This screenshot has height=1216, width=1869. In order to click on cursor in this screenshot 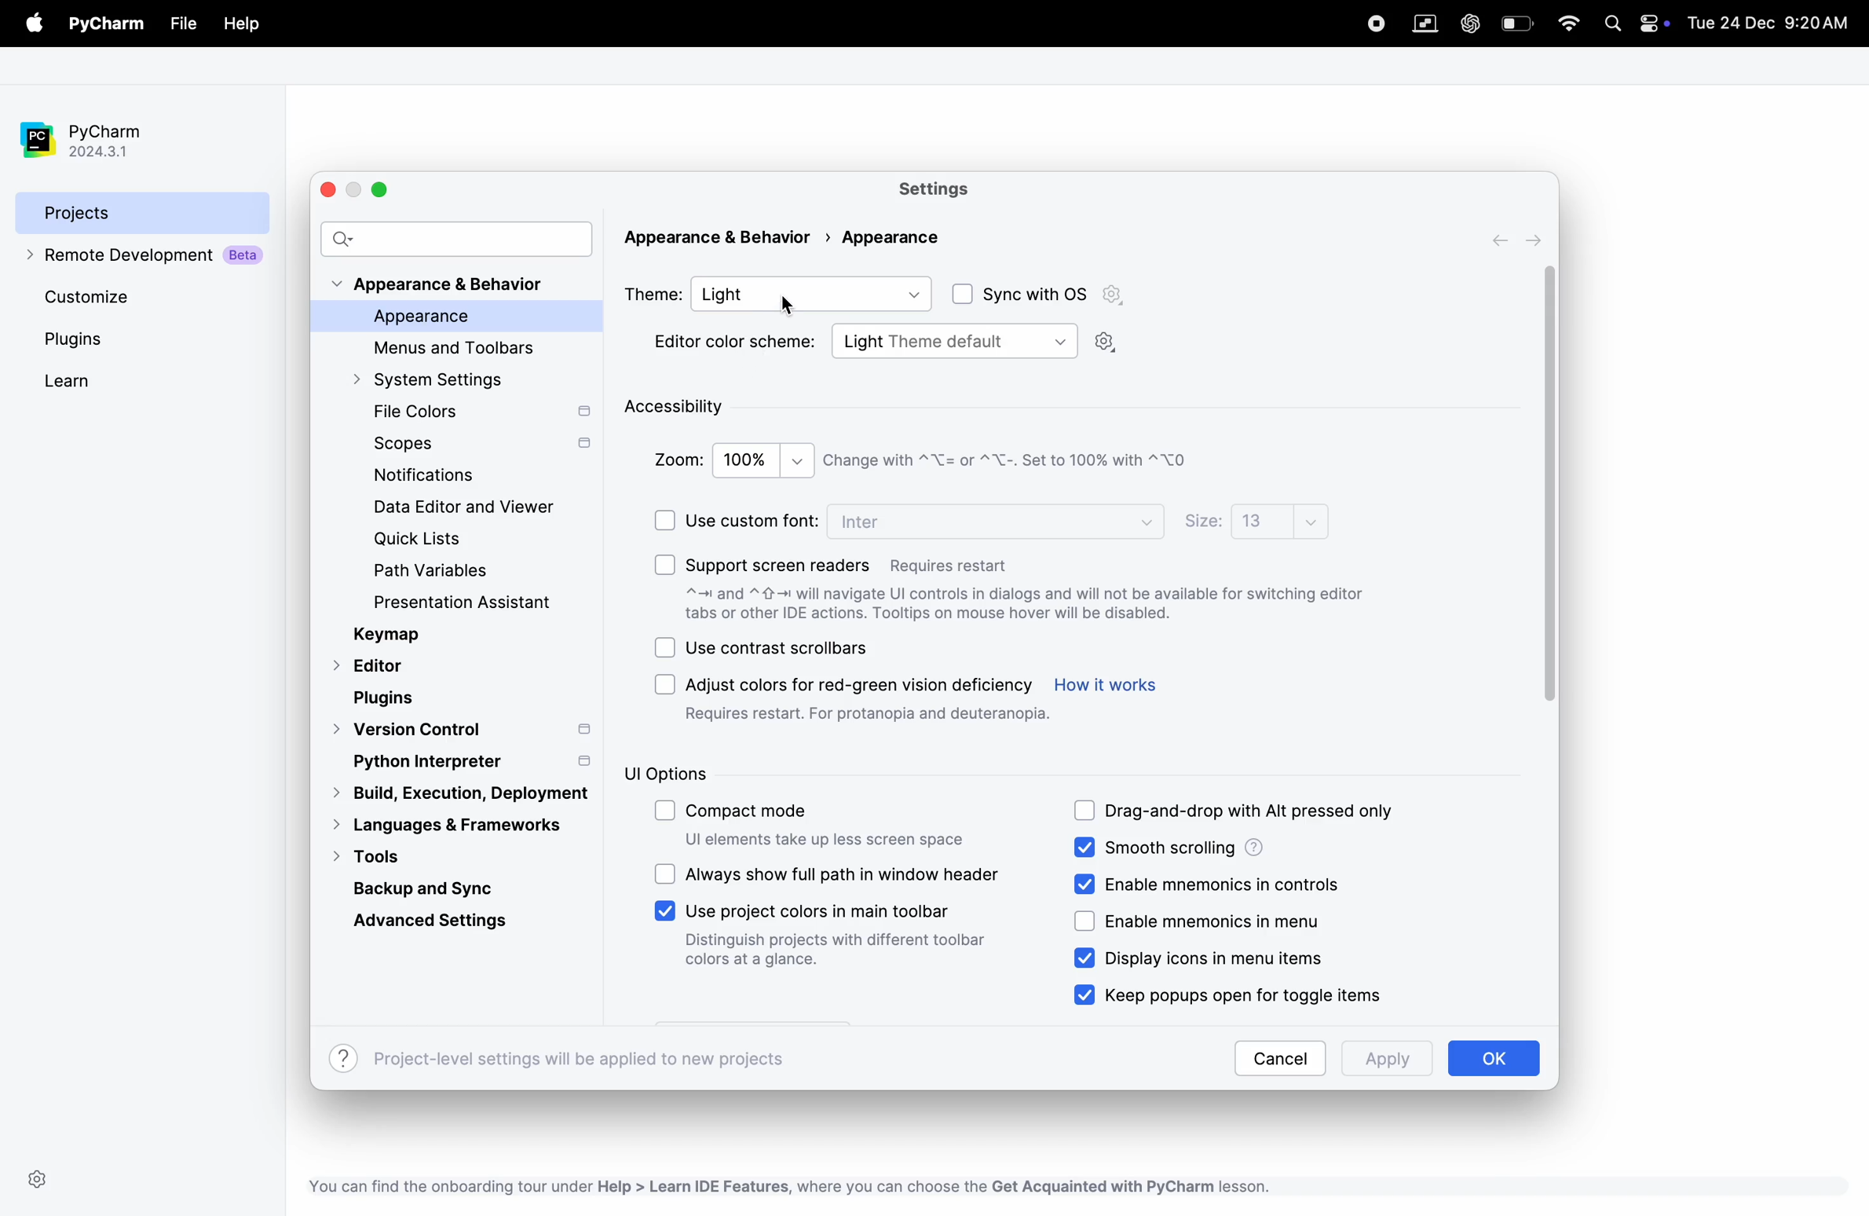, I will do `click(788, 306)`.